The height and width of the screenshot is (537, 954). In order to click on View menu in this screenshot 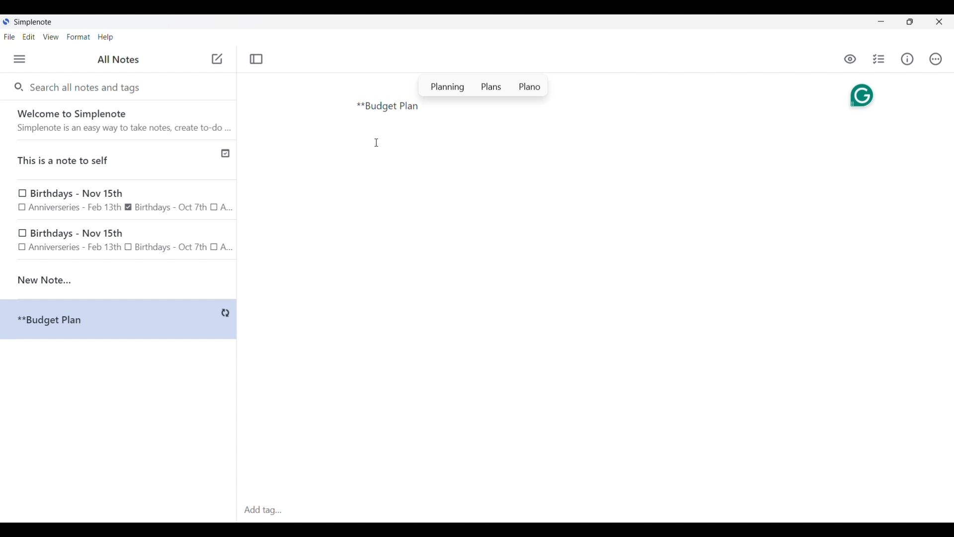, I will do `click(51, 36)`.